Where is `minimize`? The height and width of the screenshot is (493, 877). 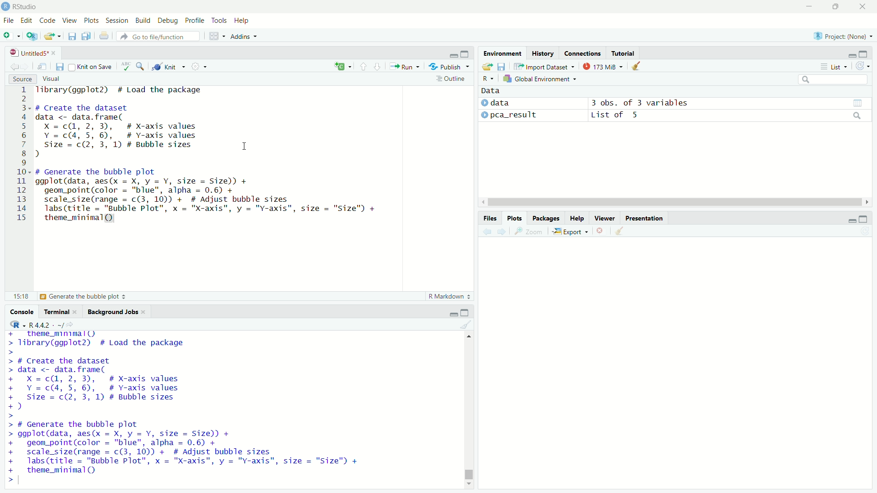 minimize is located at coordinates (808, 7).